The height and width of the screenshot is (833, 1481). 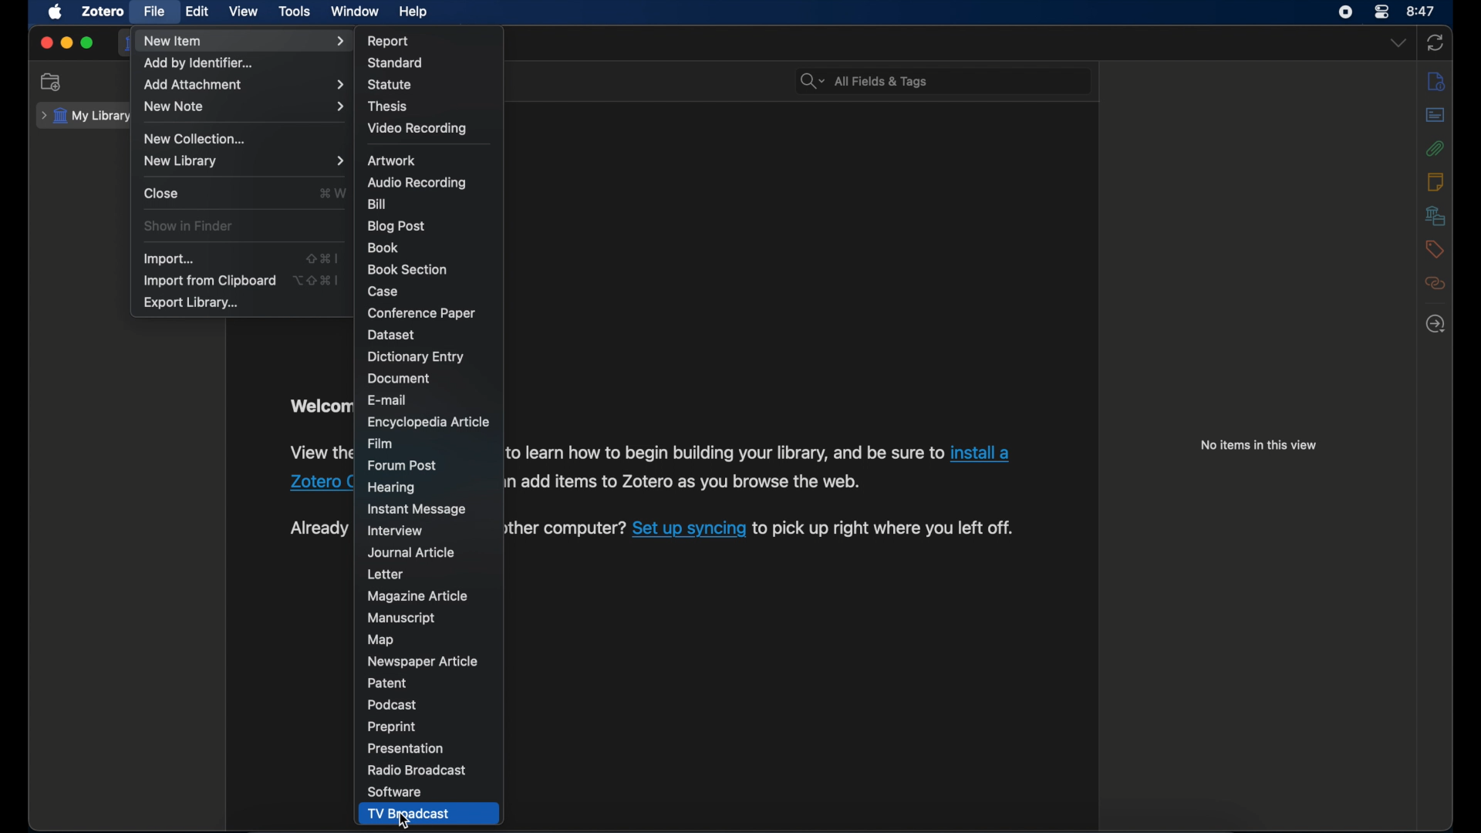 I want to click on View the Quick Start Guide to learn how to begin building your library, and be sure to install a
Zotero Connector so you can add items to Zotero as you browse the web., so click(x=687, y=484).